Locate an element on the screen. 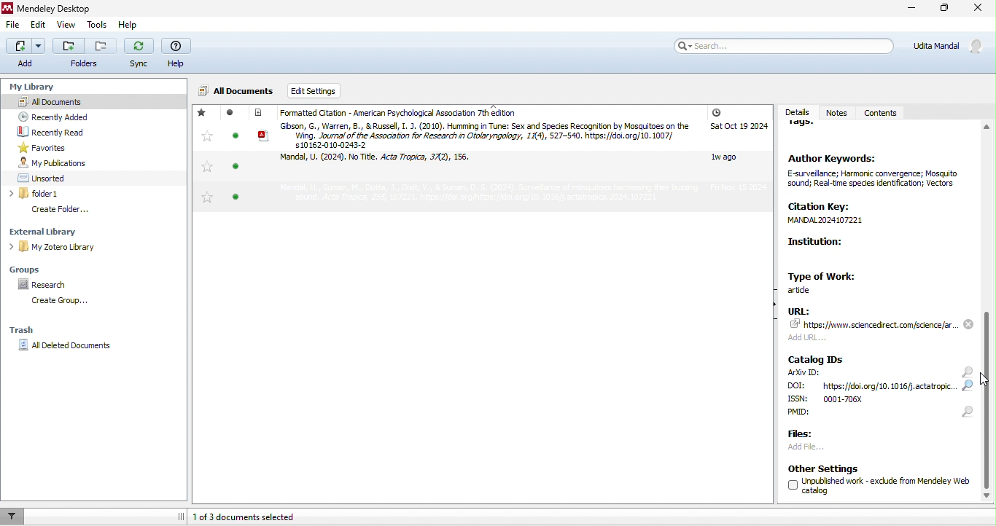 This screenshot has height=526, width=996. ArXiv ID is located at coordinates (804, 373).